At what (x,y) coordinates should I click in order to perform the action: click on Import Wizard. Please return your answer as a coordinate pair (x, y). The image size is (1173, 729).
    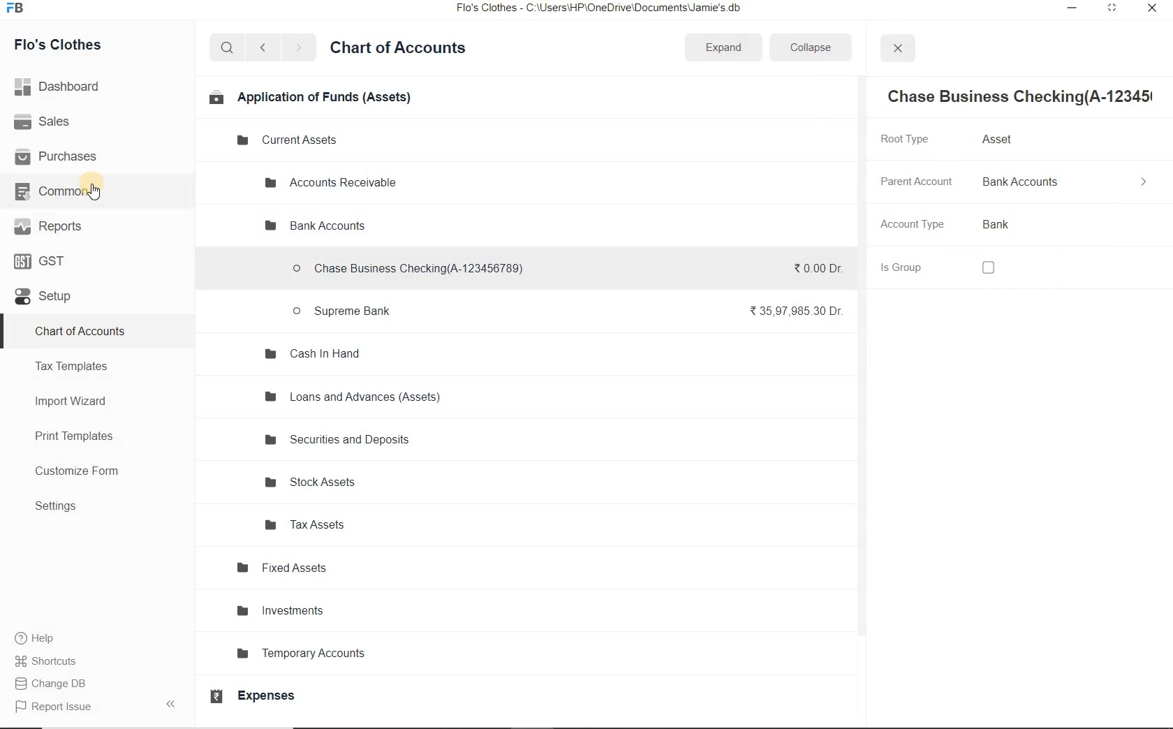
    Looking at the image, I should click on (88, 403).